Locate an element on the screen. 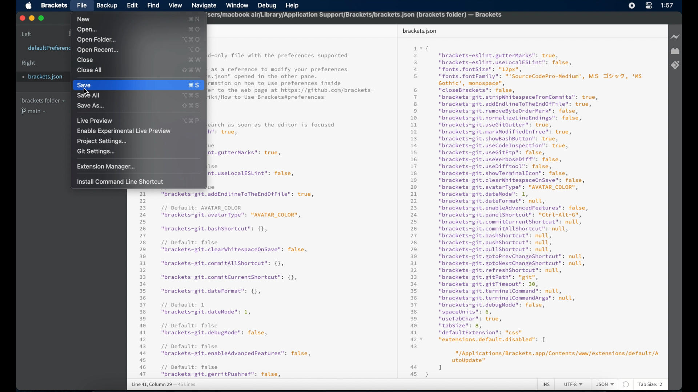  line 41, column 30 - 45 lines is located at coordinates (164, 385).